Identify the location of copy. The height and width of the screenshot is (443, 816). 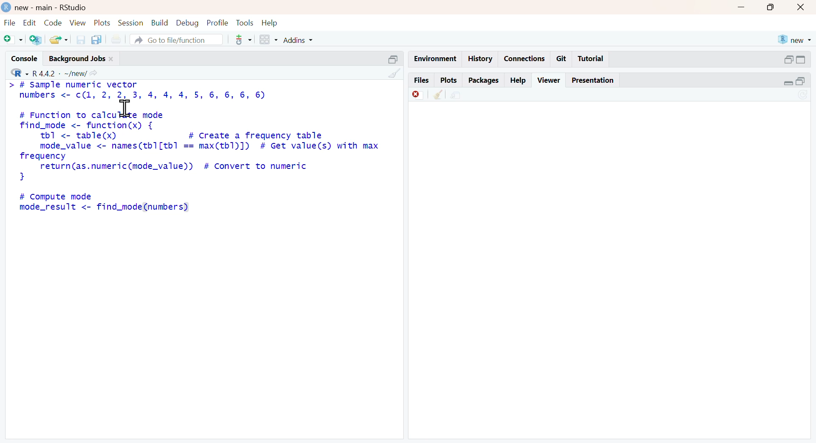
(96, 39).